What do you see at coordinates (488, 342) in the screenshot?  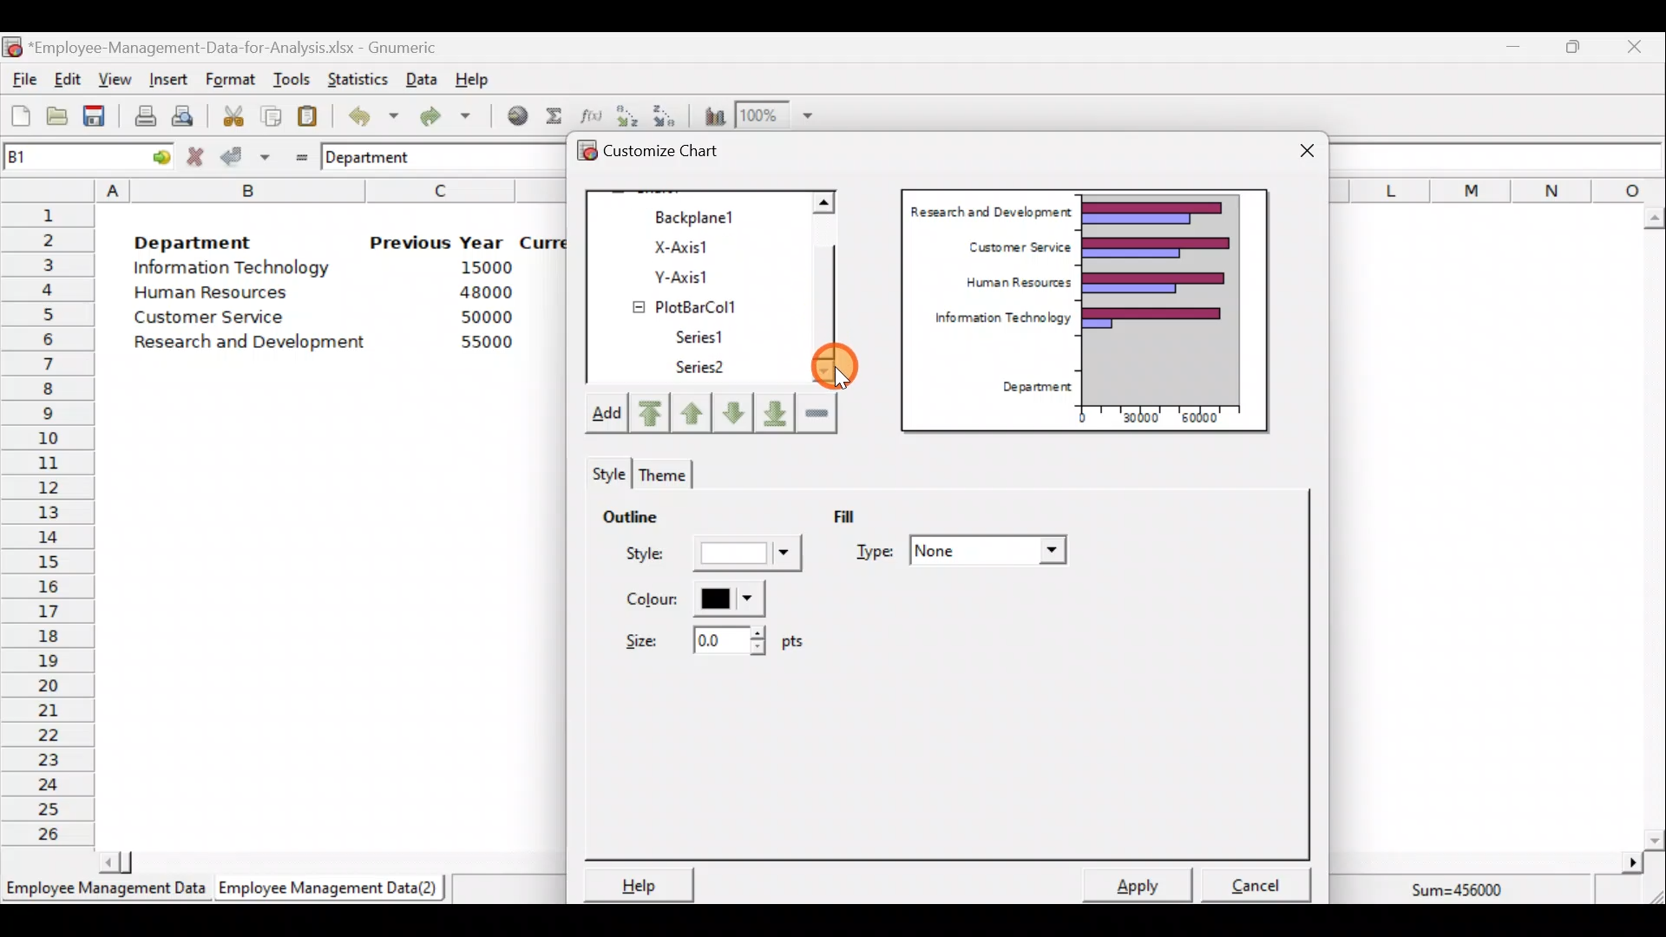 I see `55000` at bounding box center [488, 342].